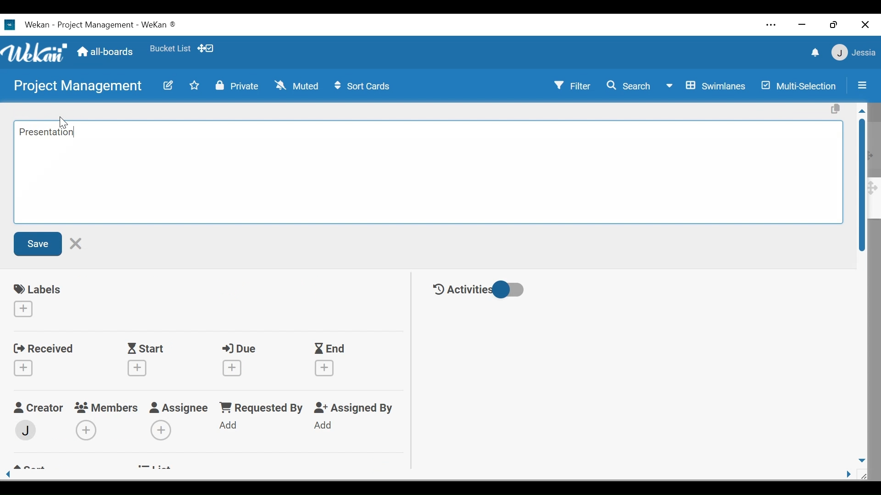 The height and width of the screenshot is (495, 881). I want to click on Add Members, so click(87, 430).